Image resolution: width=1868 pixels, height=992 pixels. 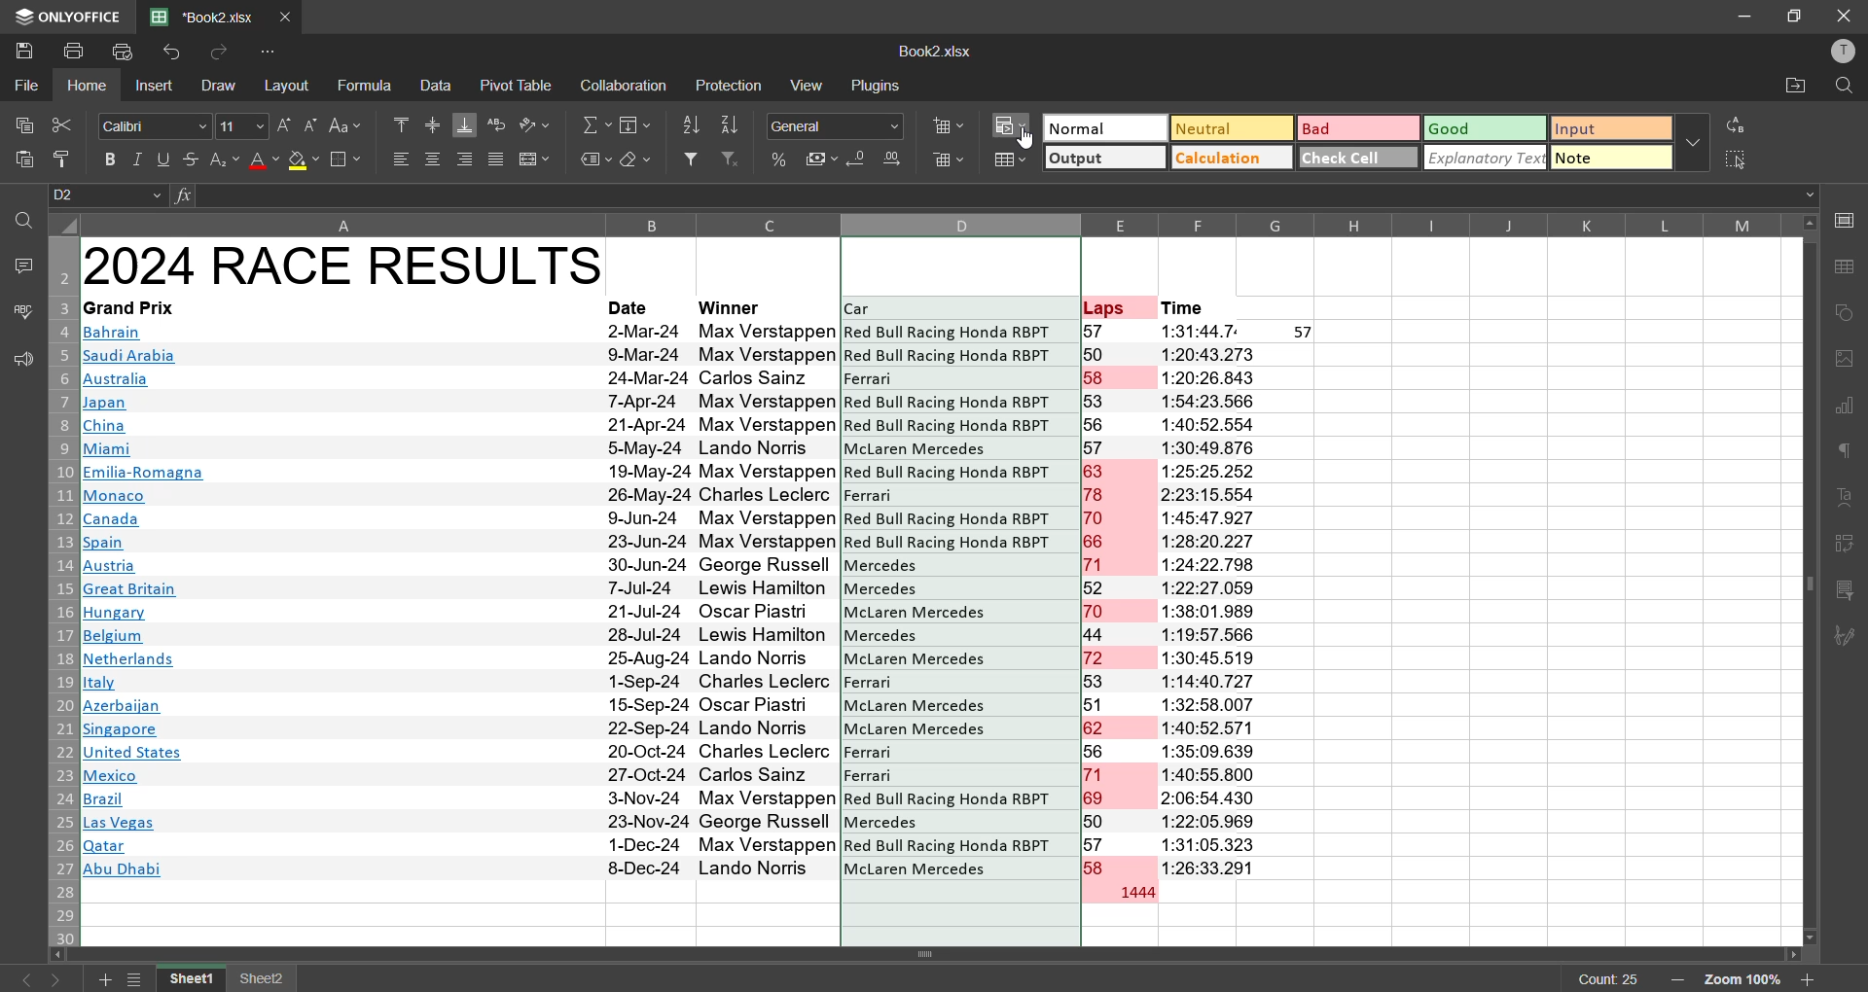 What do you see at coordinates (77, 50) in the screenshot?
I see `print` at bounding box center [77, 50].